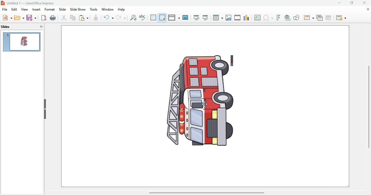 The height and width of the screenshot is (195, 371). Describe the element at coordinates (5, 27) in the screenshot. I see `slides` at that location.